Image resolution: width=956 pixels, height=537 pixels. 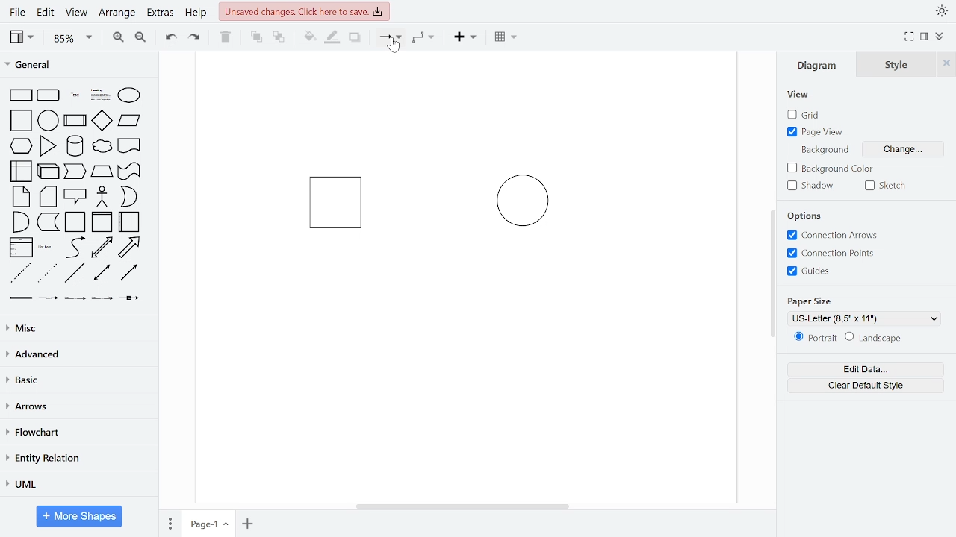 I want to click on advanced, so click(x=76, y=354).